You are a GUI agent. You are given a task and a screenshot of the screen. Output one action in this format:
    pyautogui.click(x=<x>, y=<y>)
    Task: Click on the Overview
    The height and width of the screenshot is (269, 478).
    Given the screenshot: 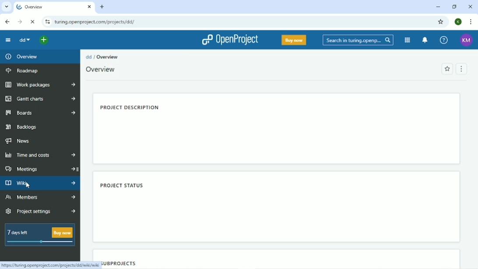 What is the action you would take?
    pyautogui.click(x=48, y=7)
    